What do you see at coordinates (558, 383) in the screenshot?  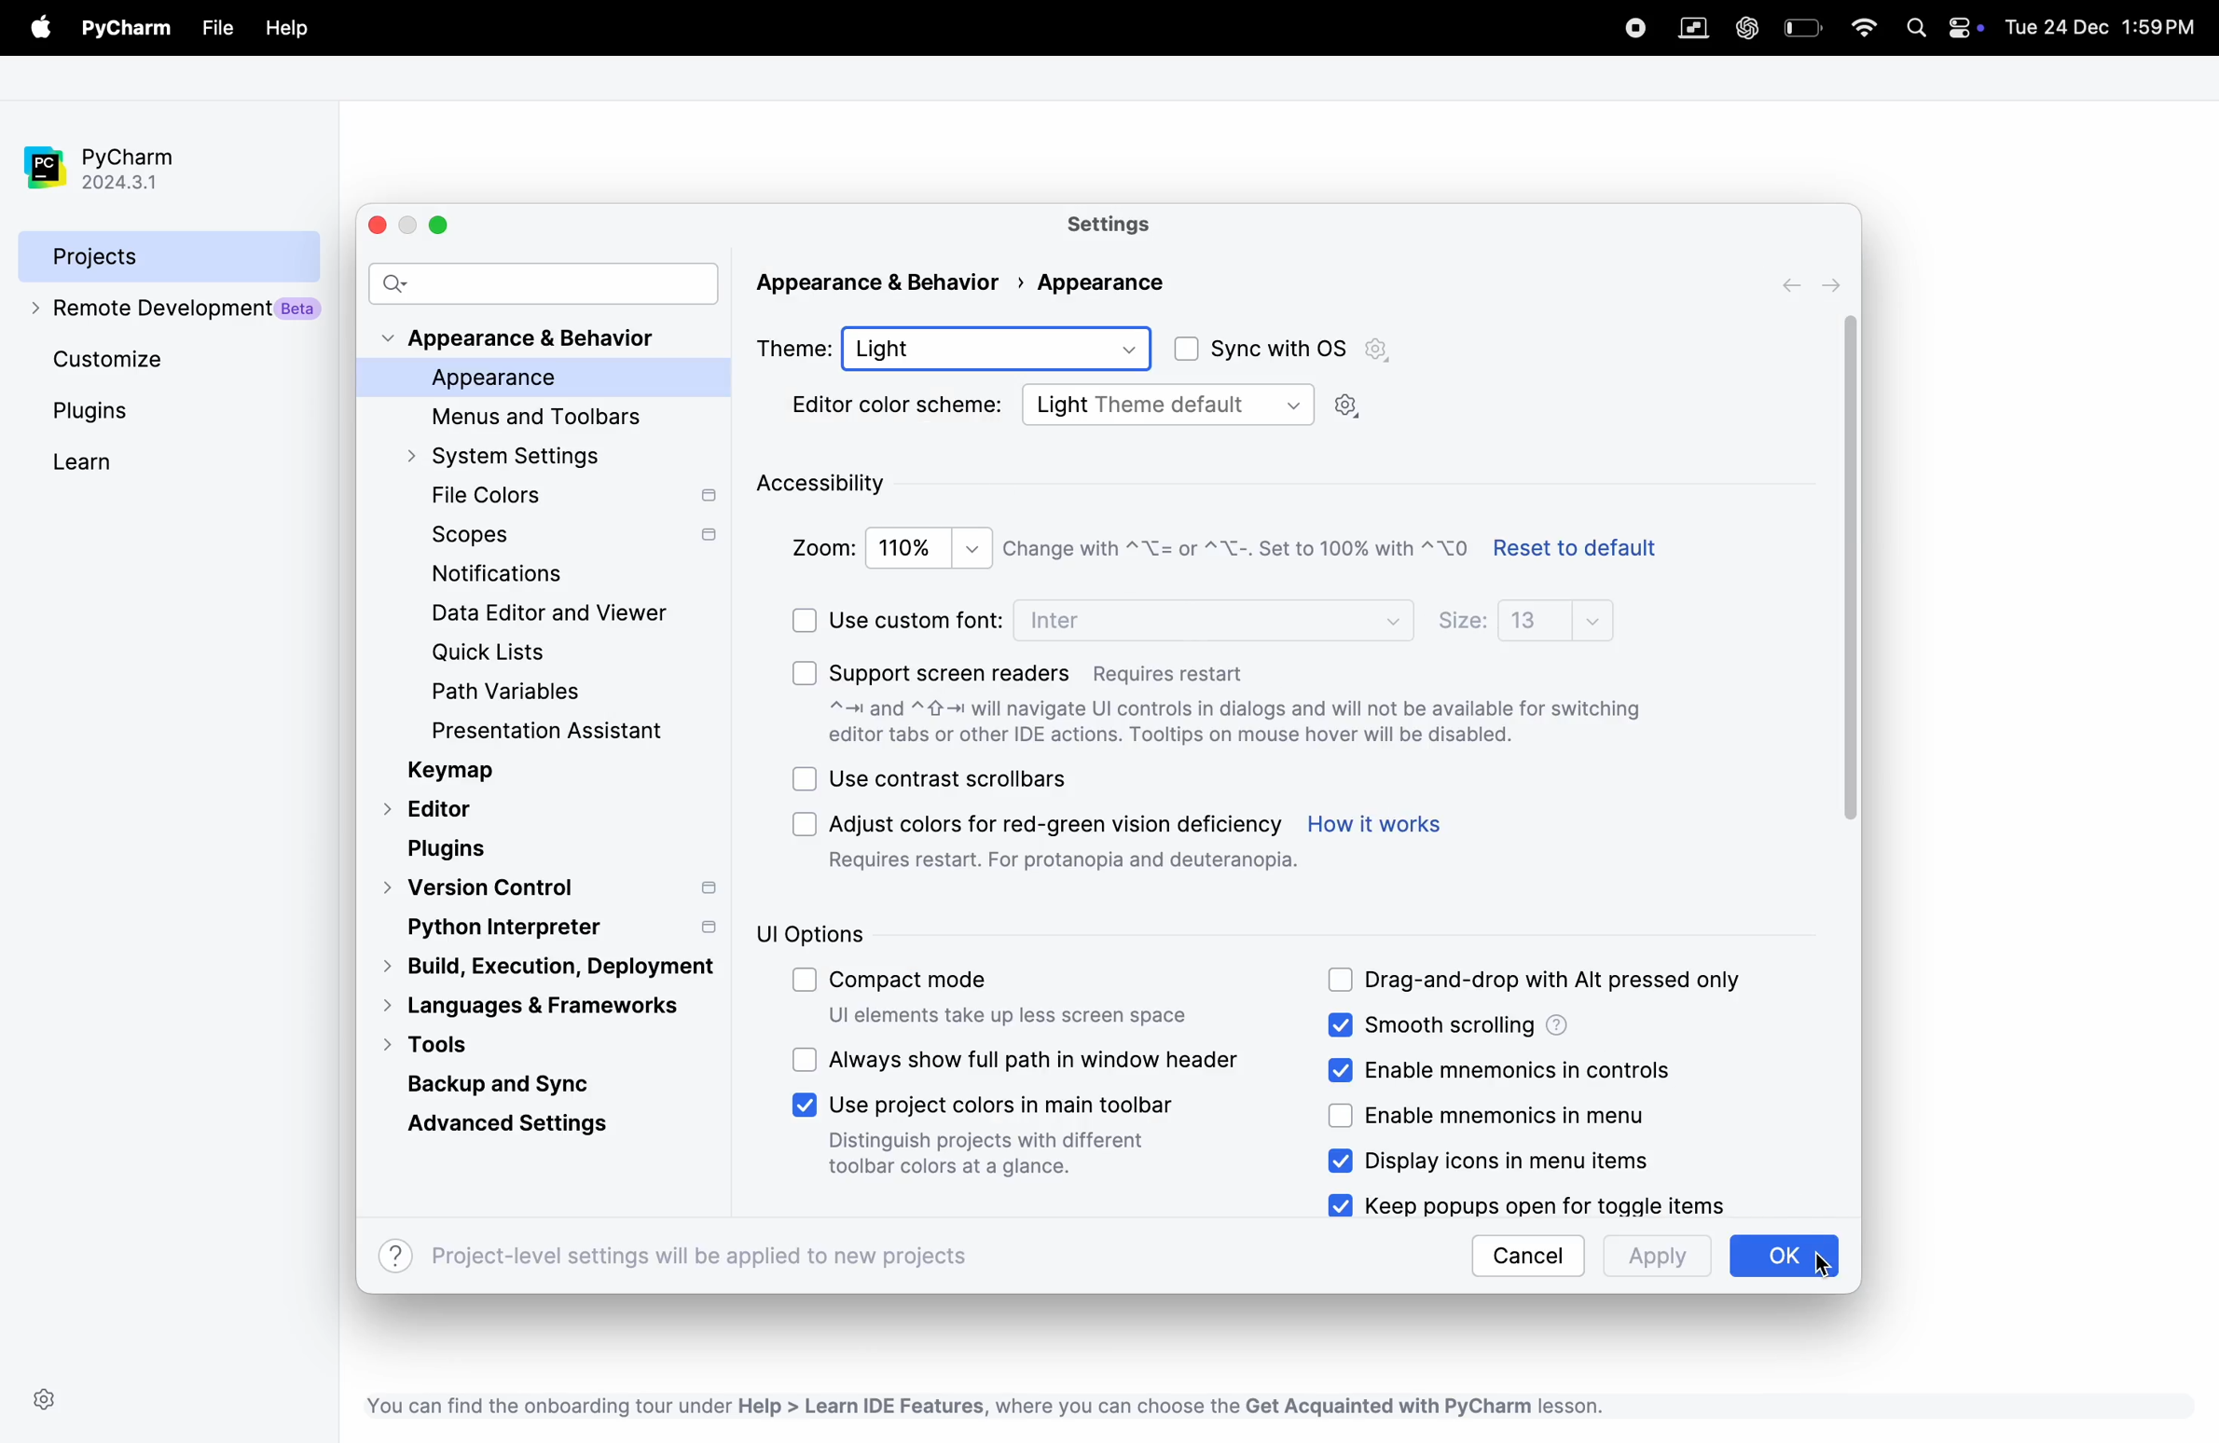 I see `appearance ` at bounding box center [558, 383].